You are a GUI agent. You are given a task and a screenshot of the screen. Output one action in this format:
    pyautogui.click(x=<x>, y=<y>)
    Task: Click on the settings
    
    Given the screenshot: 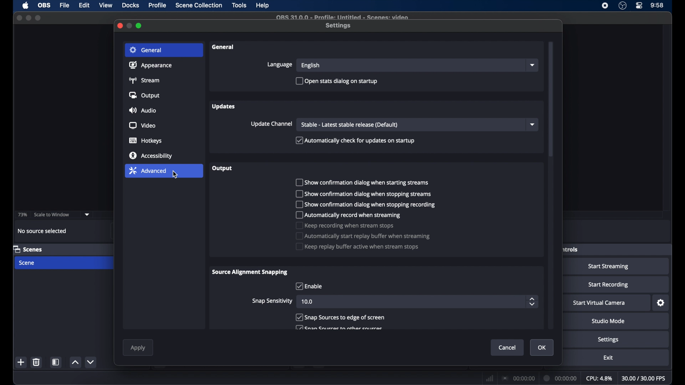 What is the action you would take?
    pyautogui.click(x=609, y=340)
    